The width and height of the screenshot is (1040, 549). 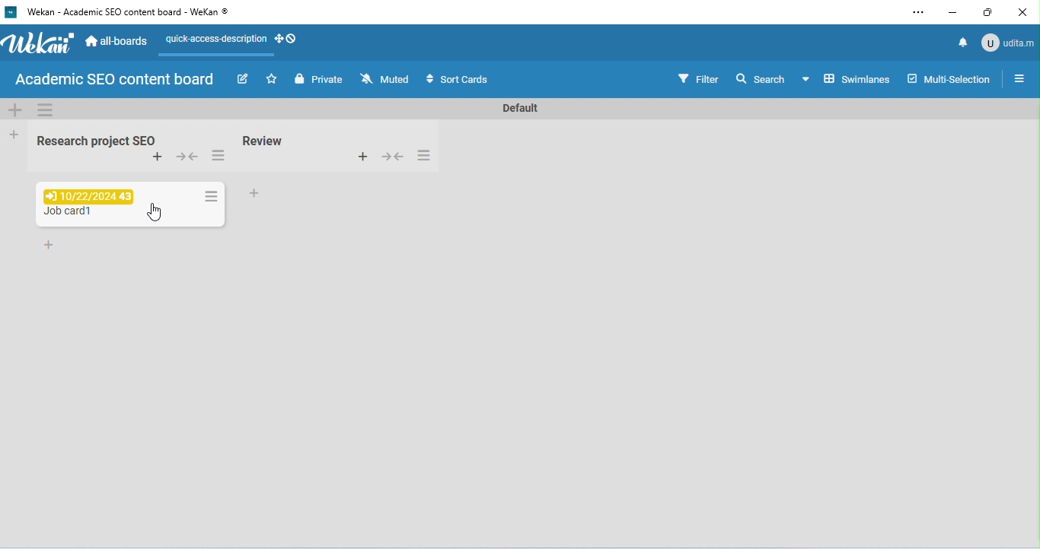 What do you see at coordinates (989, 12) in the screenshot?
I see `maximize` at bounding box center [989, 12].